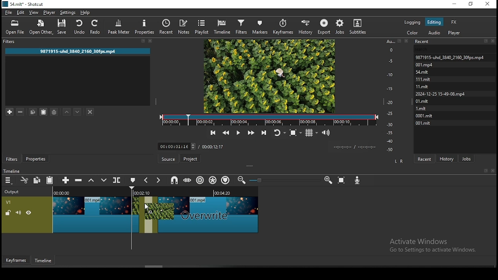  Describe the element at coordinates (97, 212) in the screenshot. I see `video track` at that location.